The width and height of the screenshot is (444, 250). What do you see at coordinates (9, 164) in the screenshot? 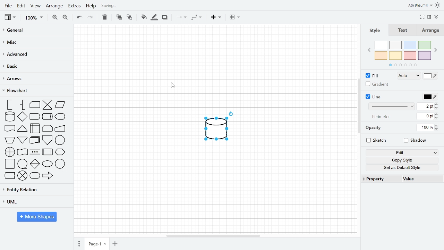
I see `process` at bounding box center [9, 164].